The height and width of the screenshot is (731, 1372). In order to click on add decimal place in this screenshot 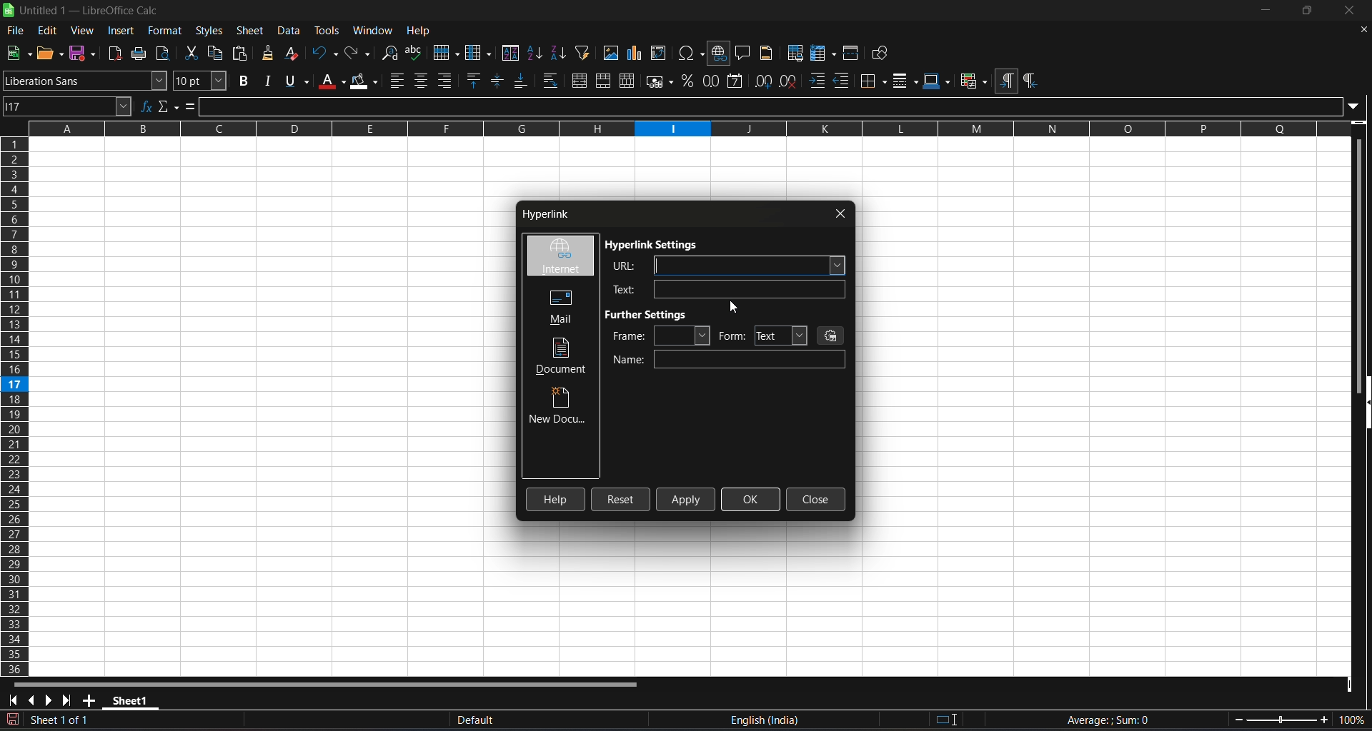, I will do `click(762, 81)`.